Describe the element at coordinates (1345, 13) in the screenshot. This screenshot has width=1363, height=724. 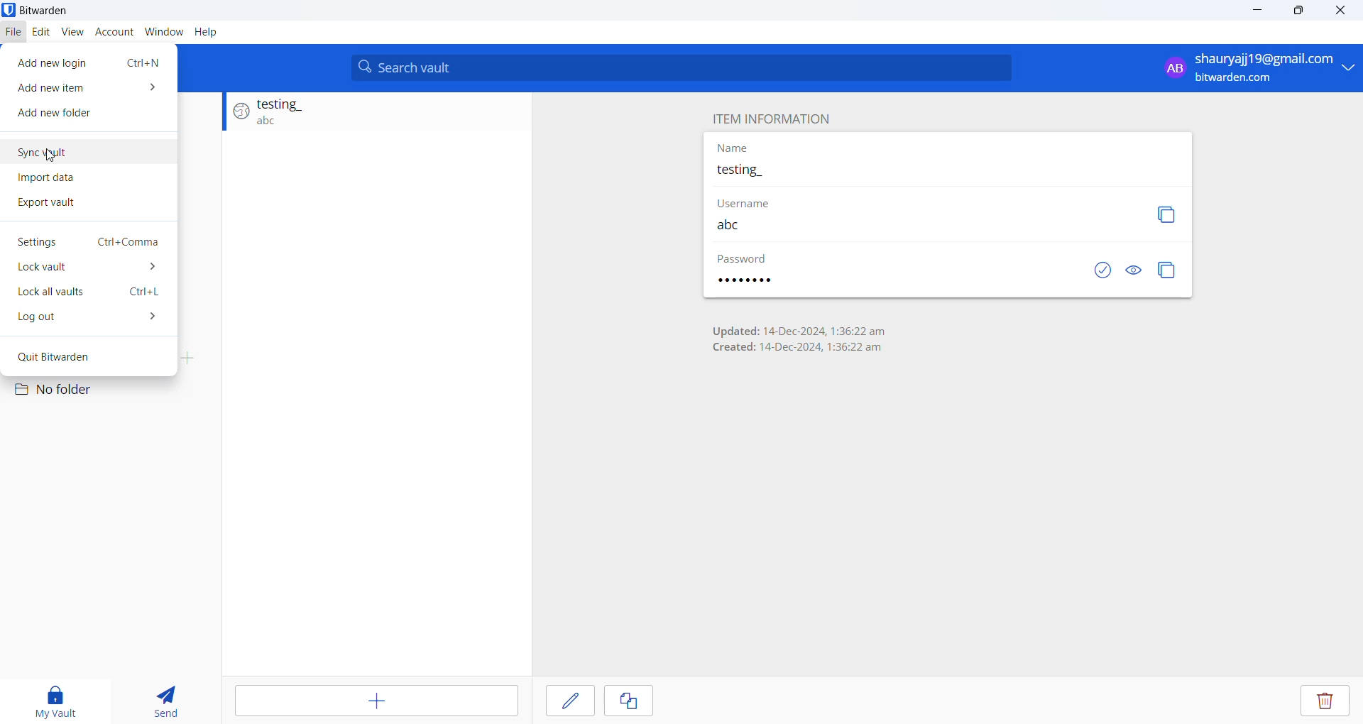
I see `Close` at that location.